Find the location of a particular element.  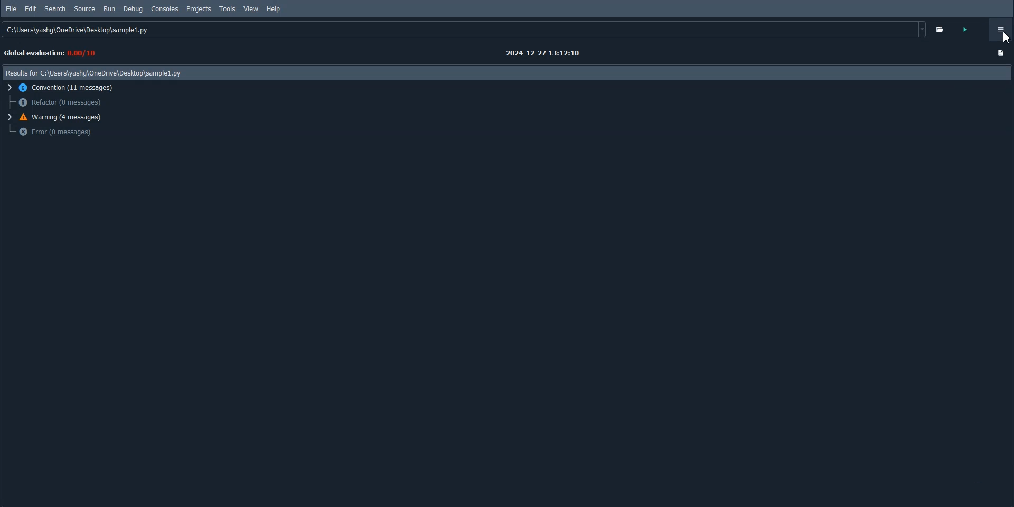

Complete Output is located at coordinates (1001, 54).